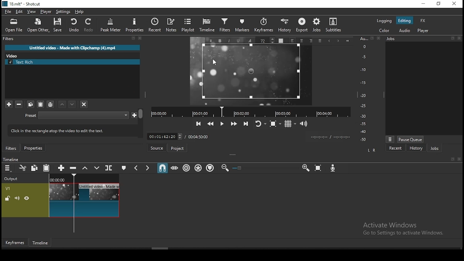 This screenshot has height=261, width=464. I want to click on Menu, so click(211, 41).